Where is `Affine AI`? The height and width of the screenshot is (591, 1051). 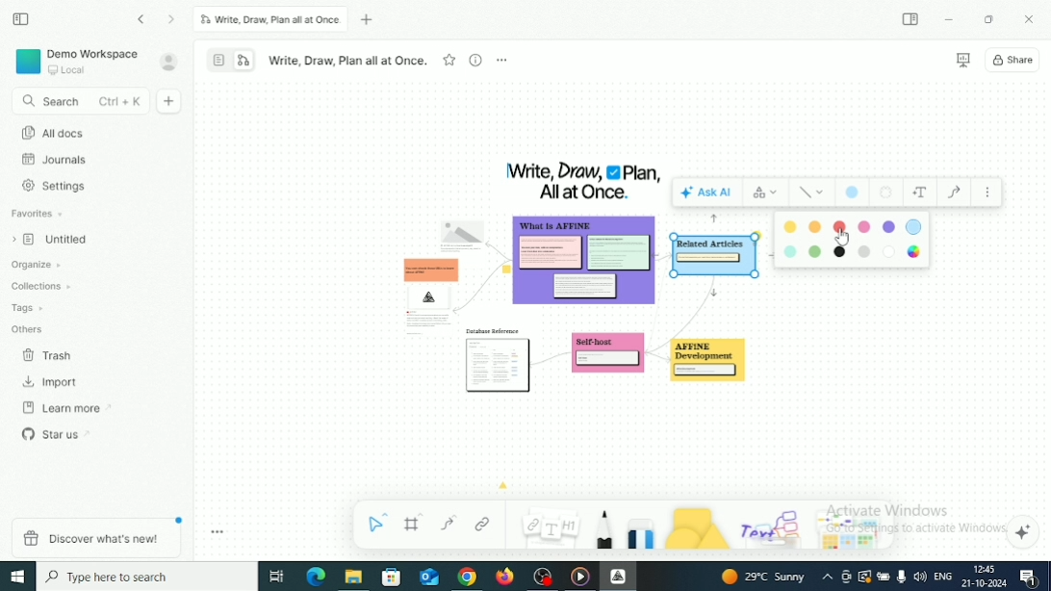
Affine AI is located at coordinates (1024, 532).